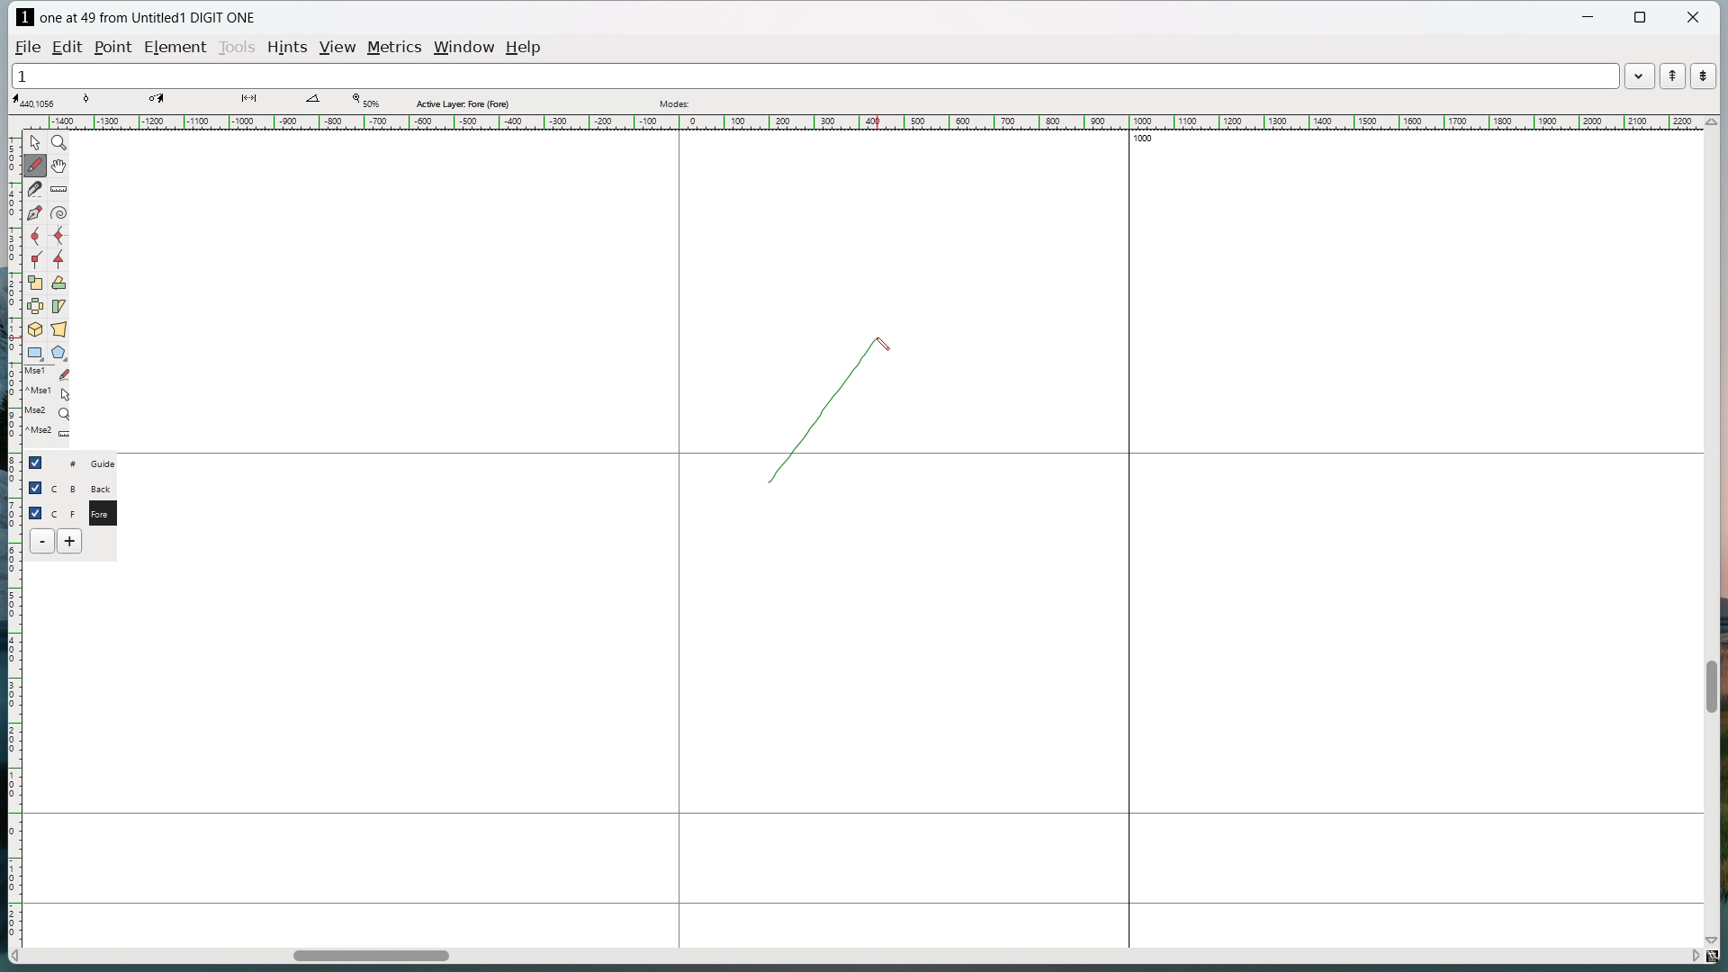 The height and width of the screenshot is (972, 1728). Describe the element at coordinates (676, 103) in the screenshot. I see `modes` at that location.